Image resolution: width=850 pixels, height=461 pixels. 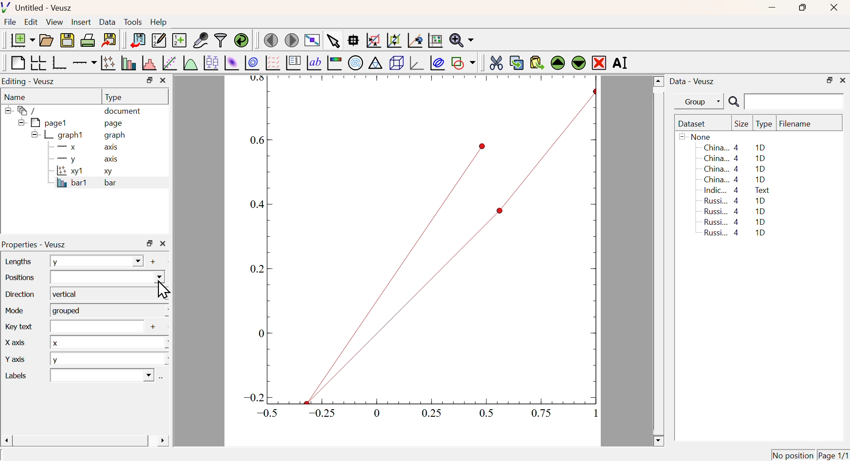 What do you see at coordinates (537, 62) in the screenshot?
I see `Paste from Clipboard` at bounding box center [537, 62].